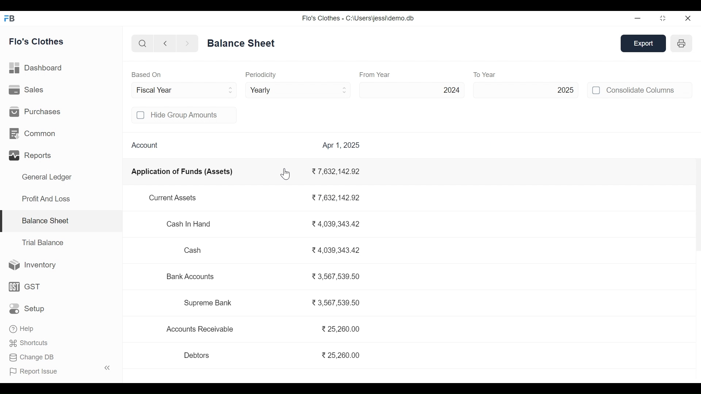 The image size is (701, 394). Describe the element at coordinates (46, 198) in the screenshot. I see `Profit And Loss` at that location.